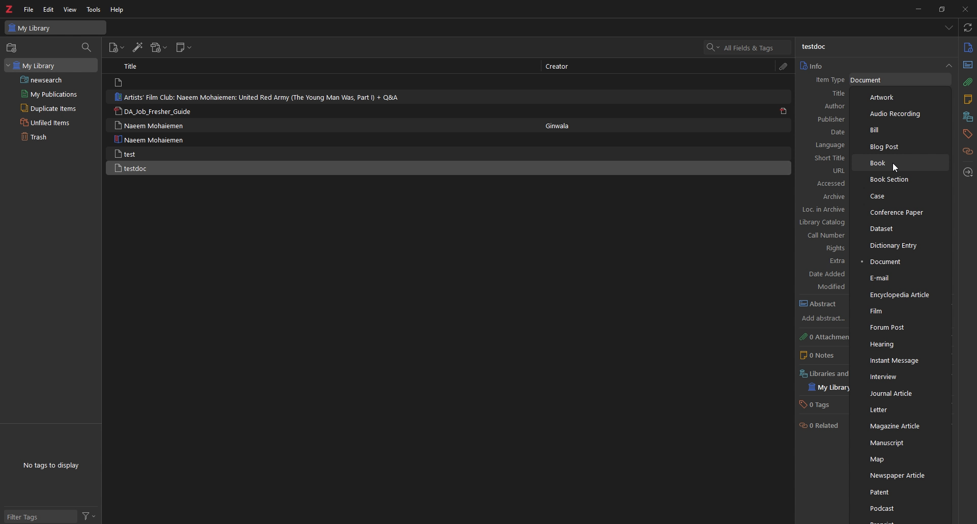  Describe the element at coordinates (827, 274) in the screenshot. I see `Date Added` at that location.